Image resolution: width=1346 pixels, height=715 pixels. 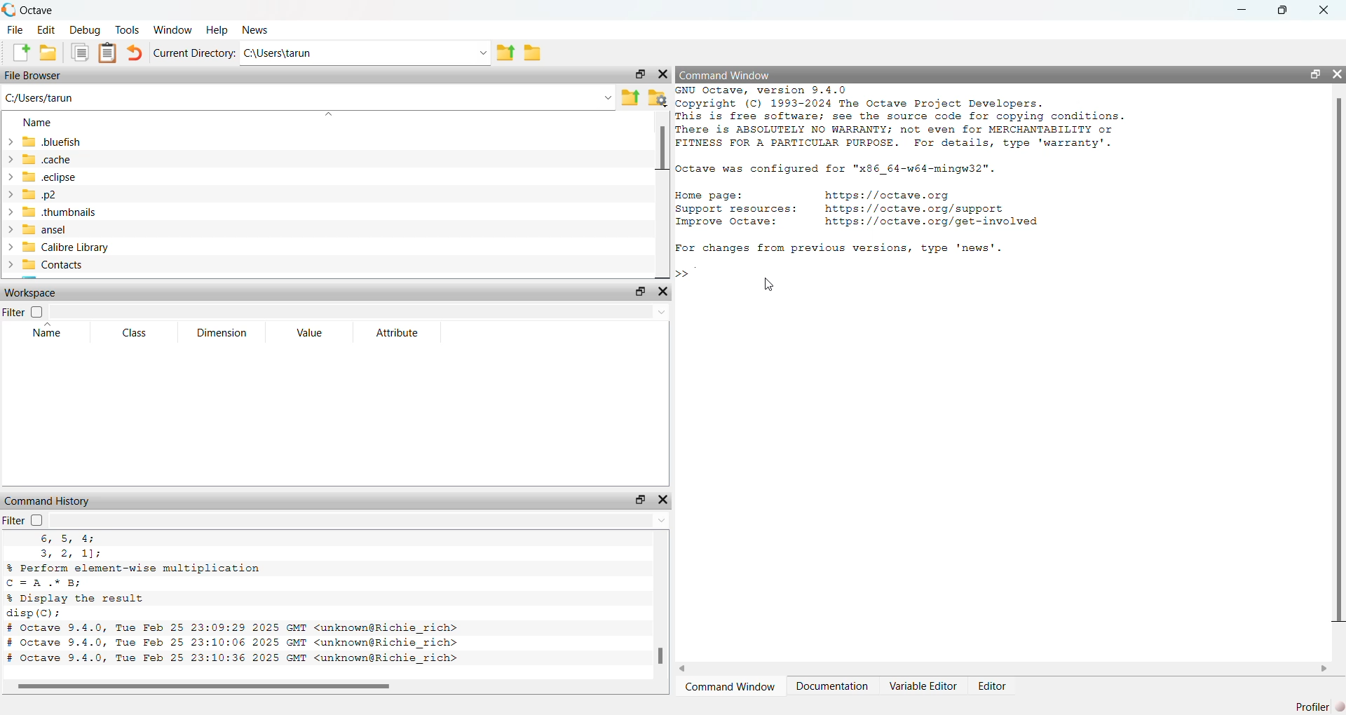 I want to click on Edit, so click(x=46, y=29).